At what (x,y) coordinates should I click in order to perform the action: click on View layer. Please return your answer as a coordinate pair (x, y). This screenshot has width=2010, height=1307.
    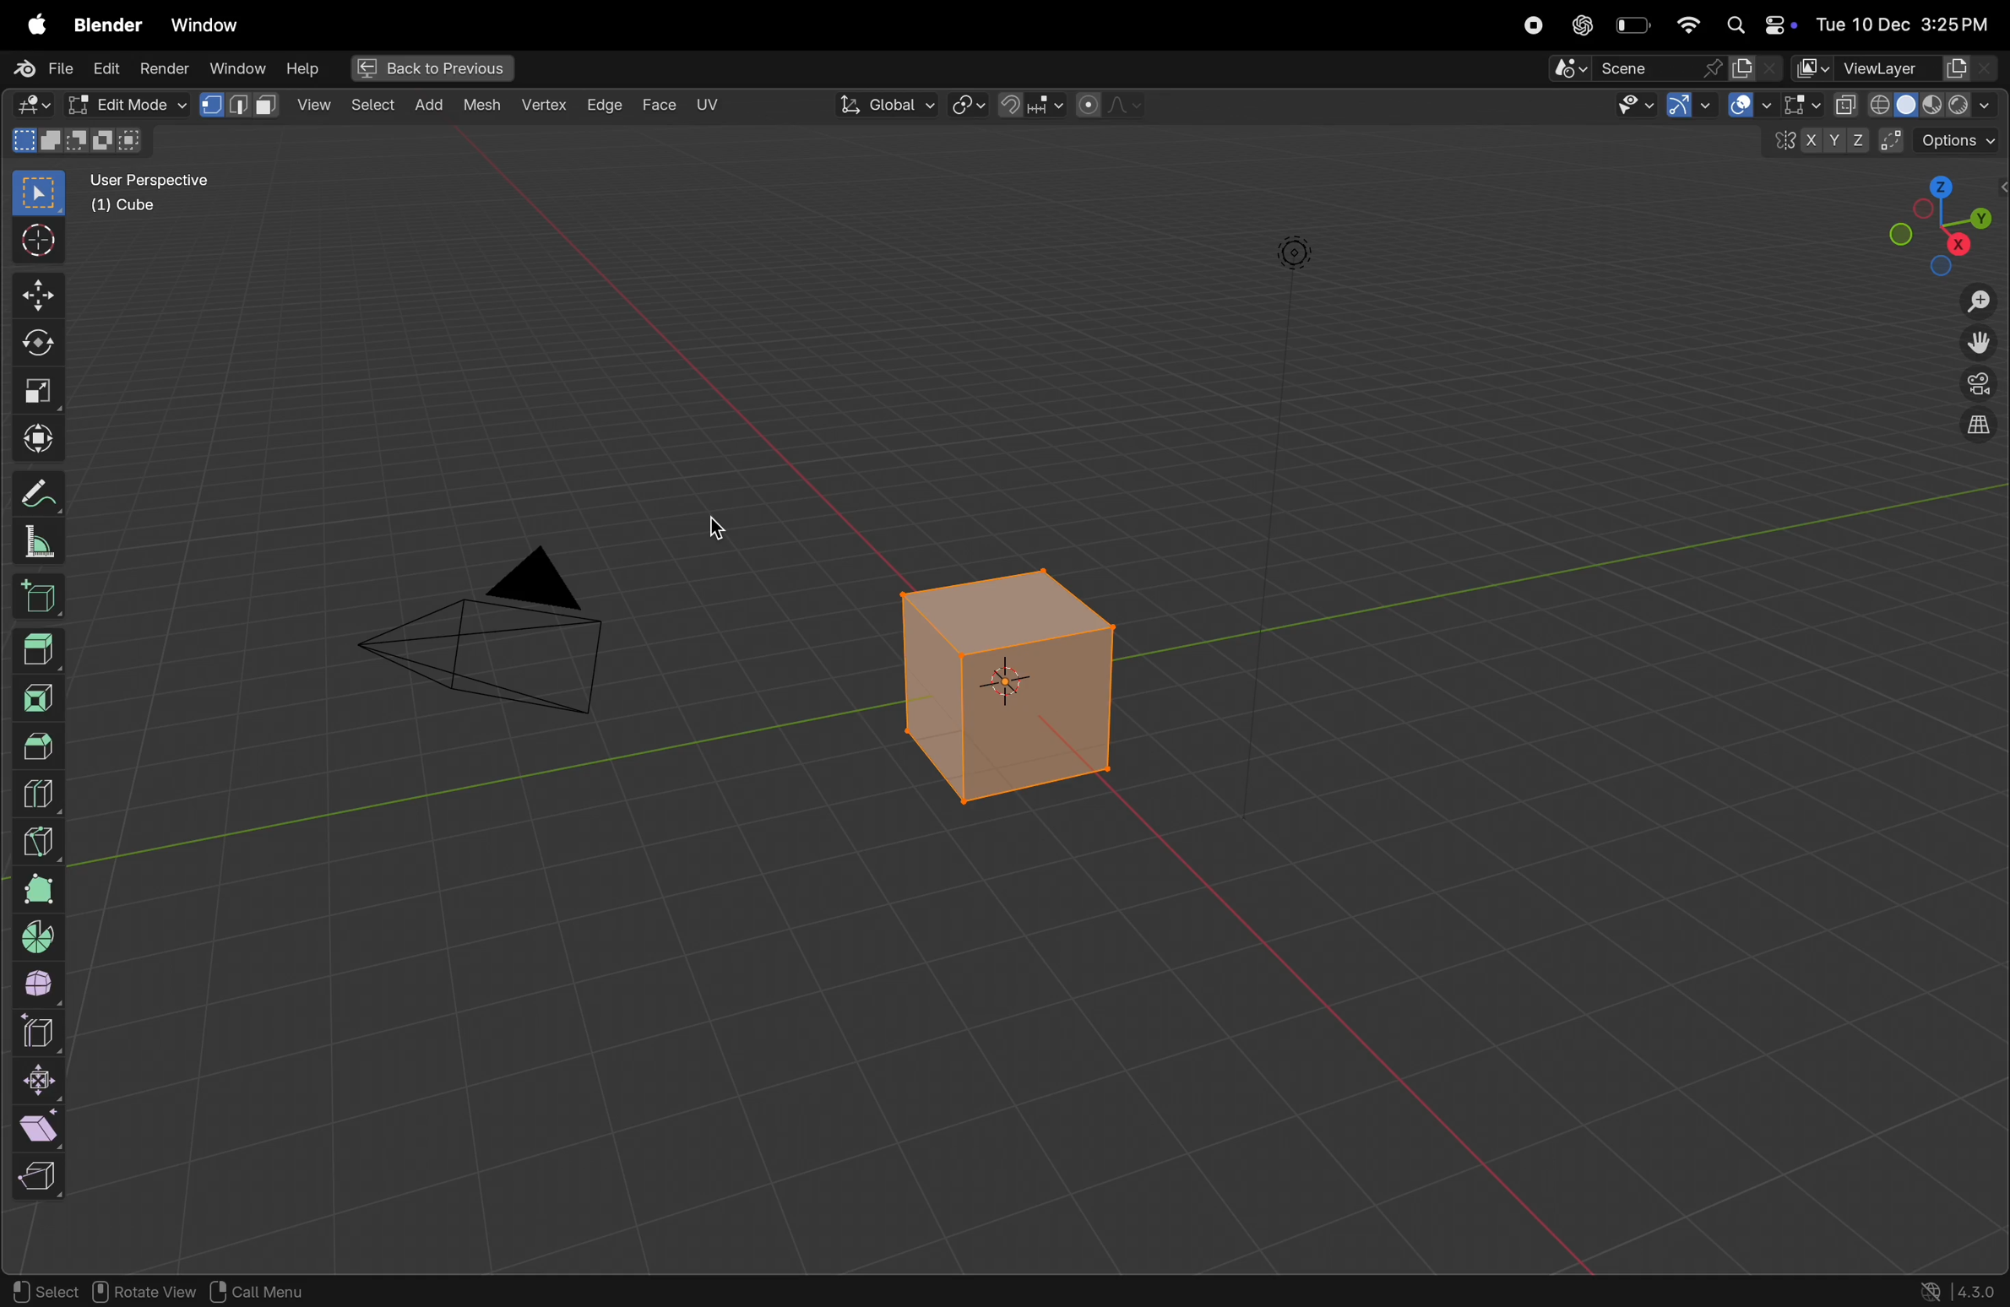
    Looking at the image, I should click on (1895, 67).